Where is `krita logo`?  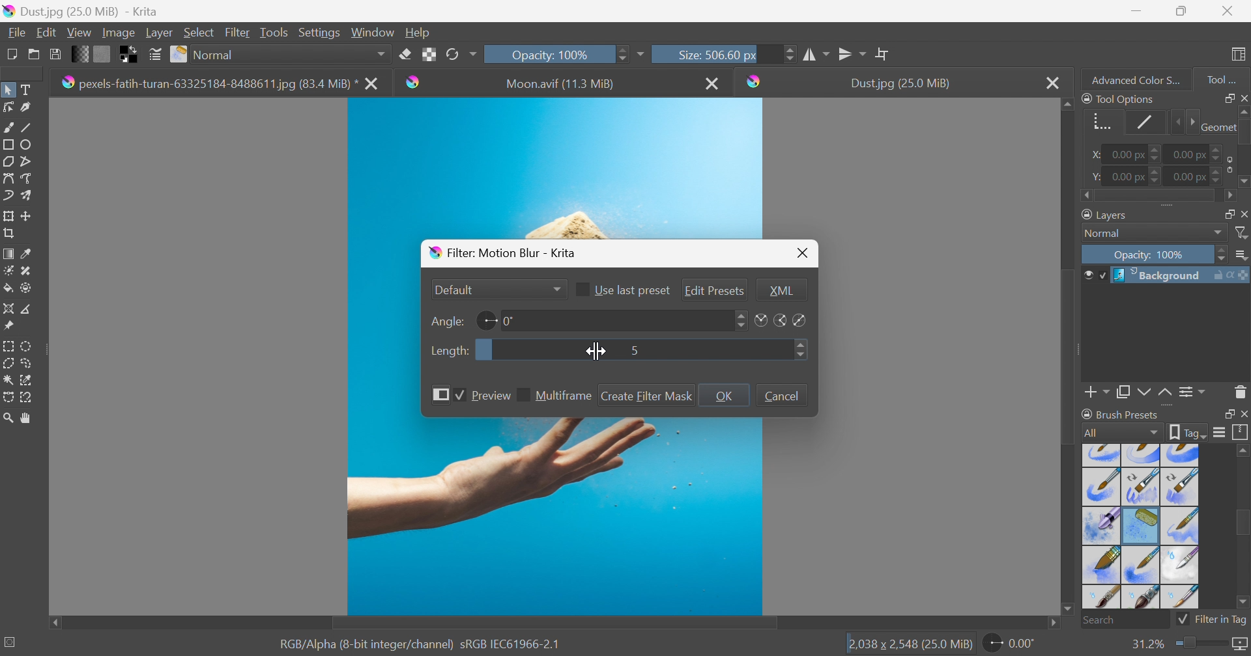 krita logo is located at coordinates (414, 82).